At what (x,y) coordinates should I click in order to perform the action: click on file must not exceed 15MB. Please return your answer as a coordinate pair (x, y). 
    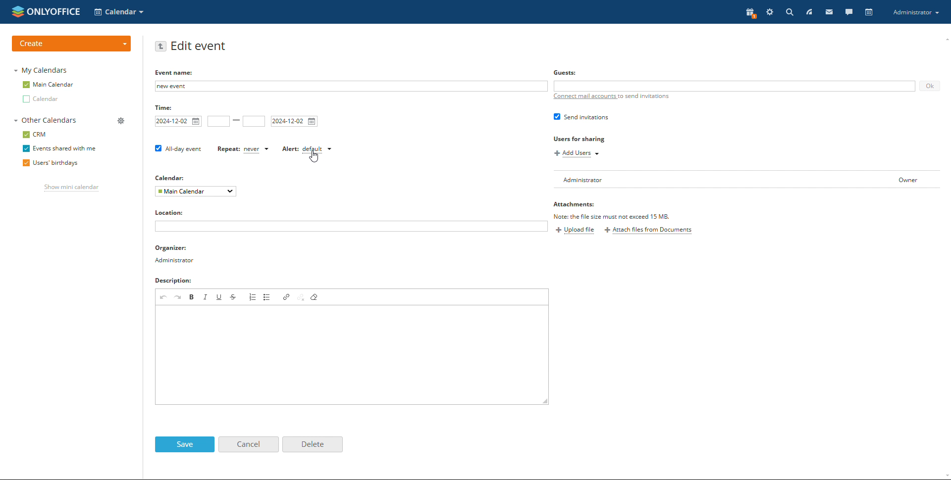
    Looking at the image, I should click on (615, 217).